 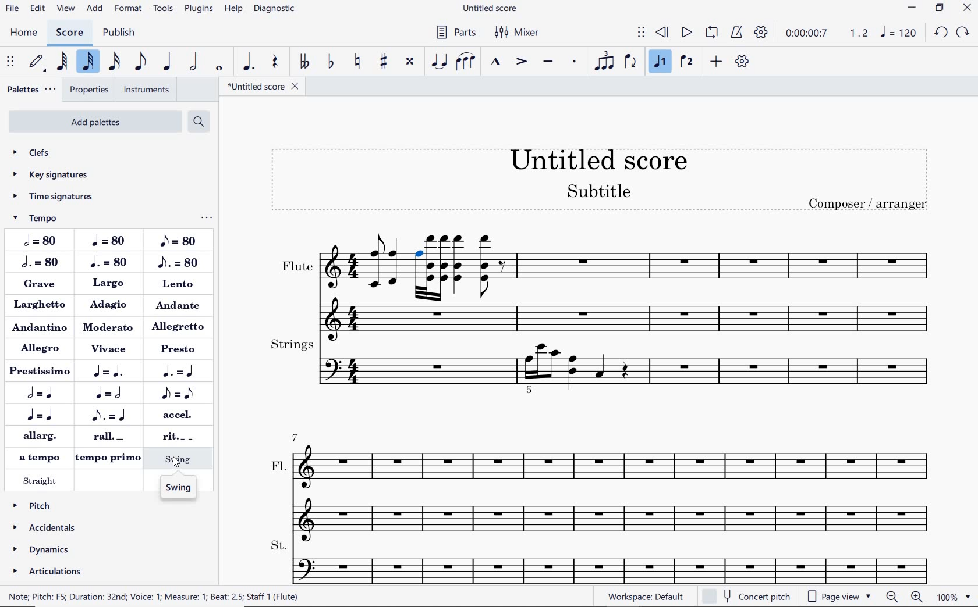 What do you see at coordinates (129, 9) in the screenshot?
I see `format` at bounding box center [129, 9].